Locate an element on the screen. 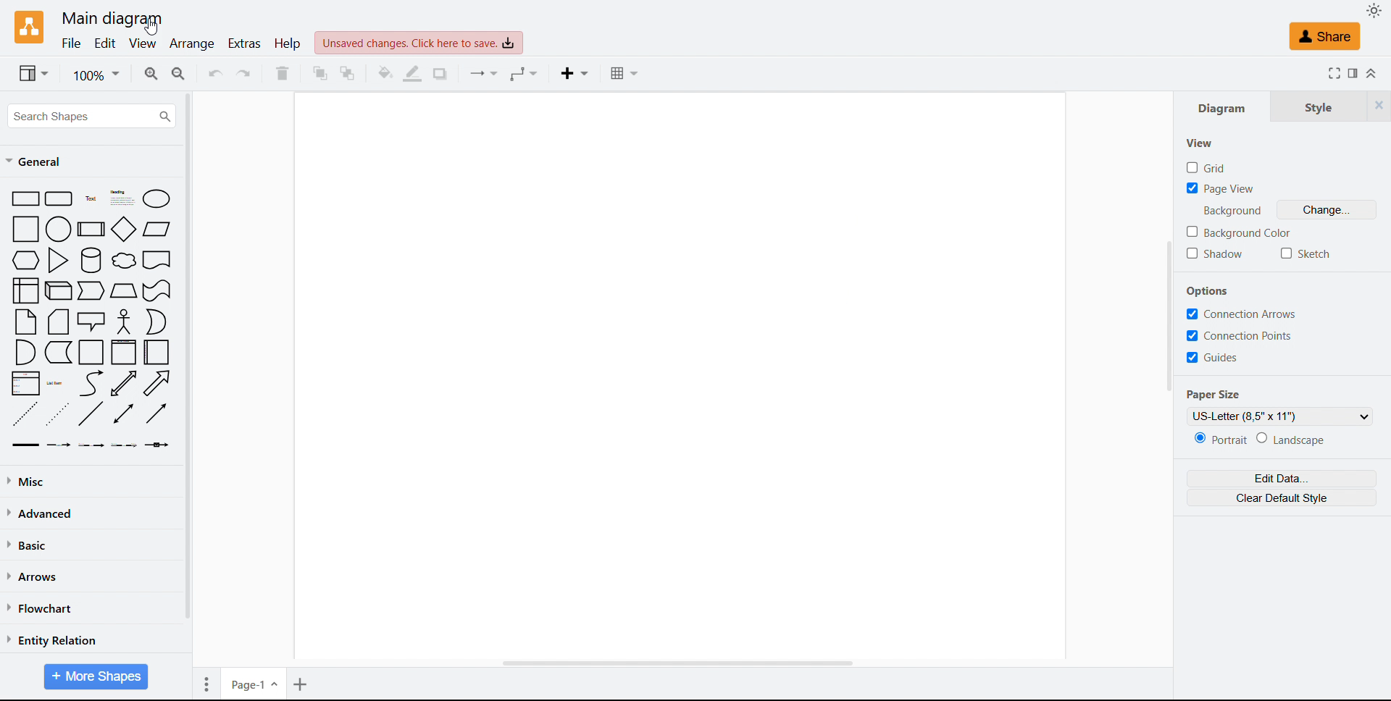 This screenshot has width=1391, height=701. Zoom level  is located at coordinates (98, 75).